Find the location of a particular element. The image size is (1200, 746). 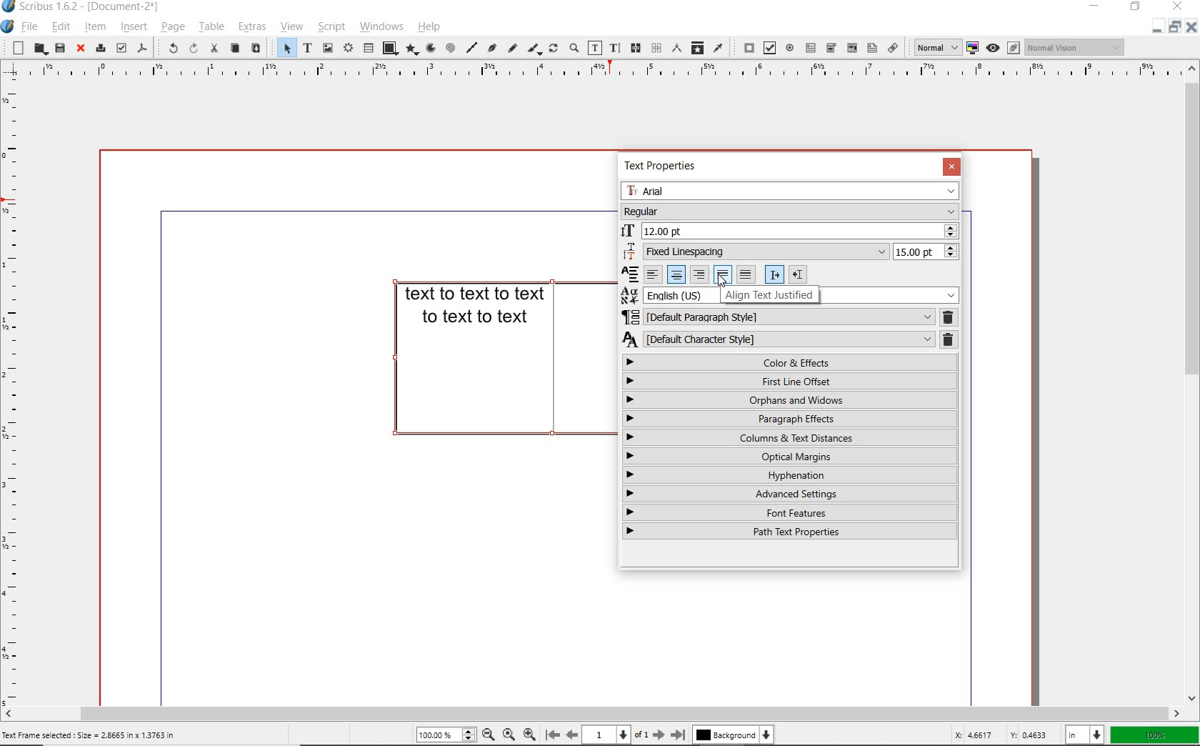

text frame is located at coordinates (307, 48).